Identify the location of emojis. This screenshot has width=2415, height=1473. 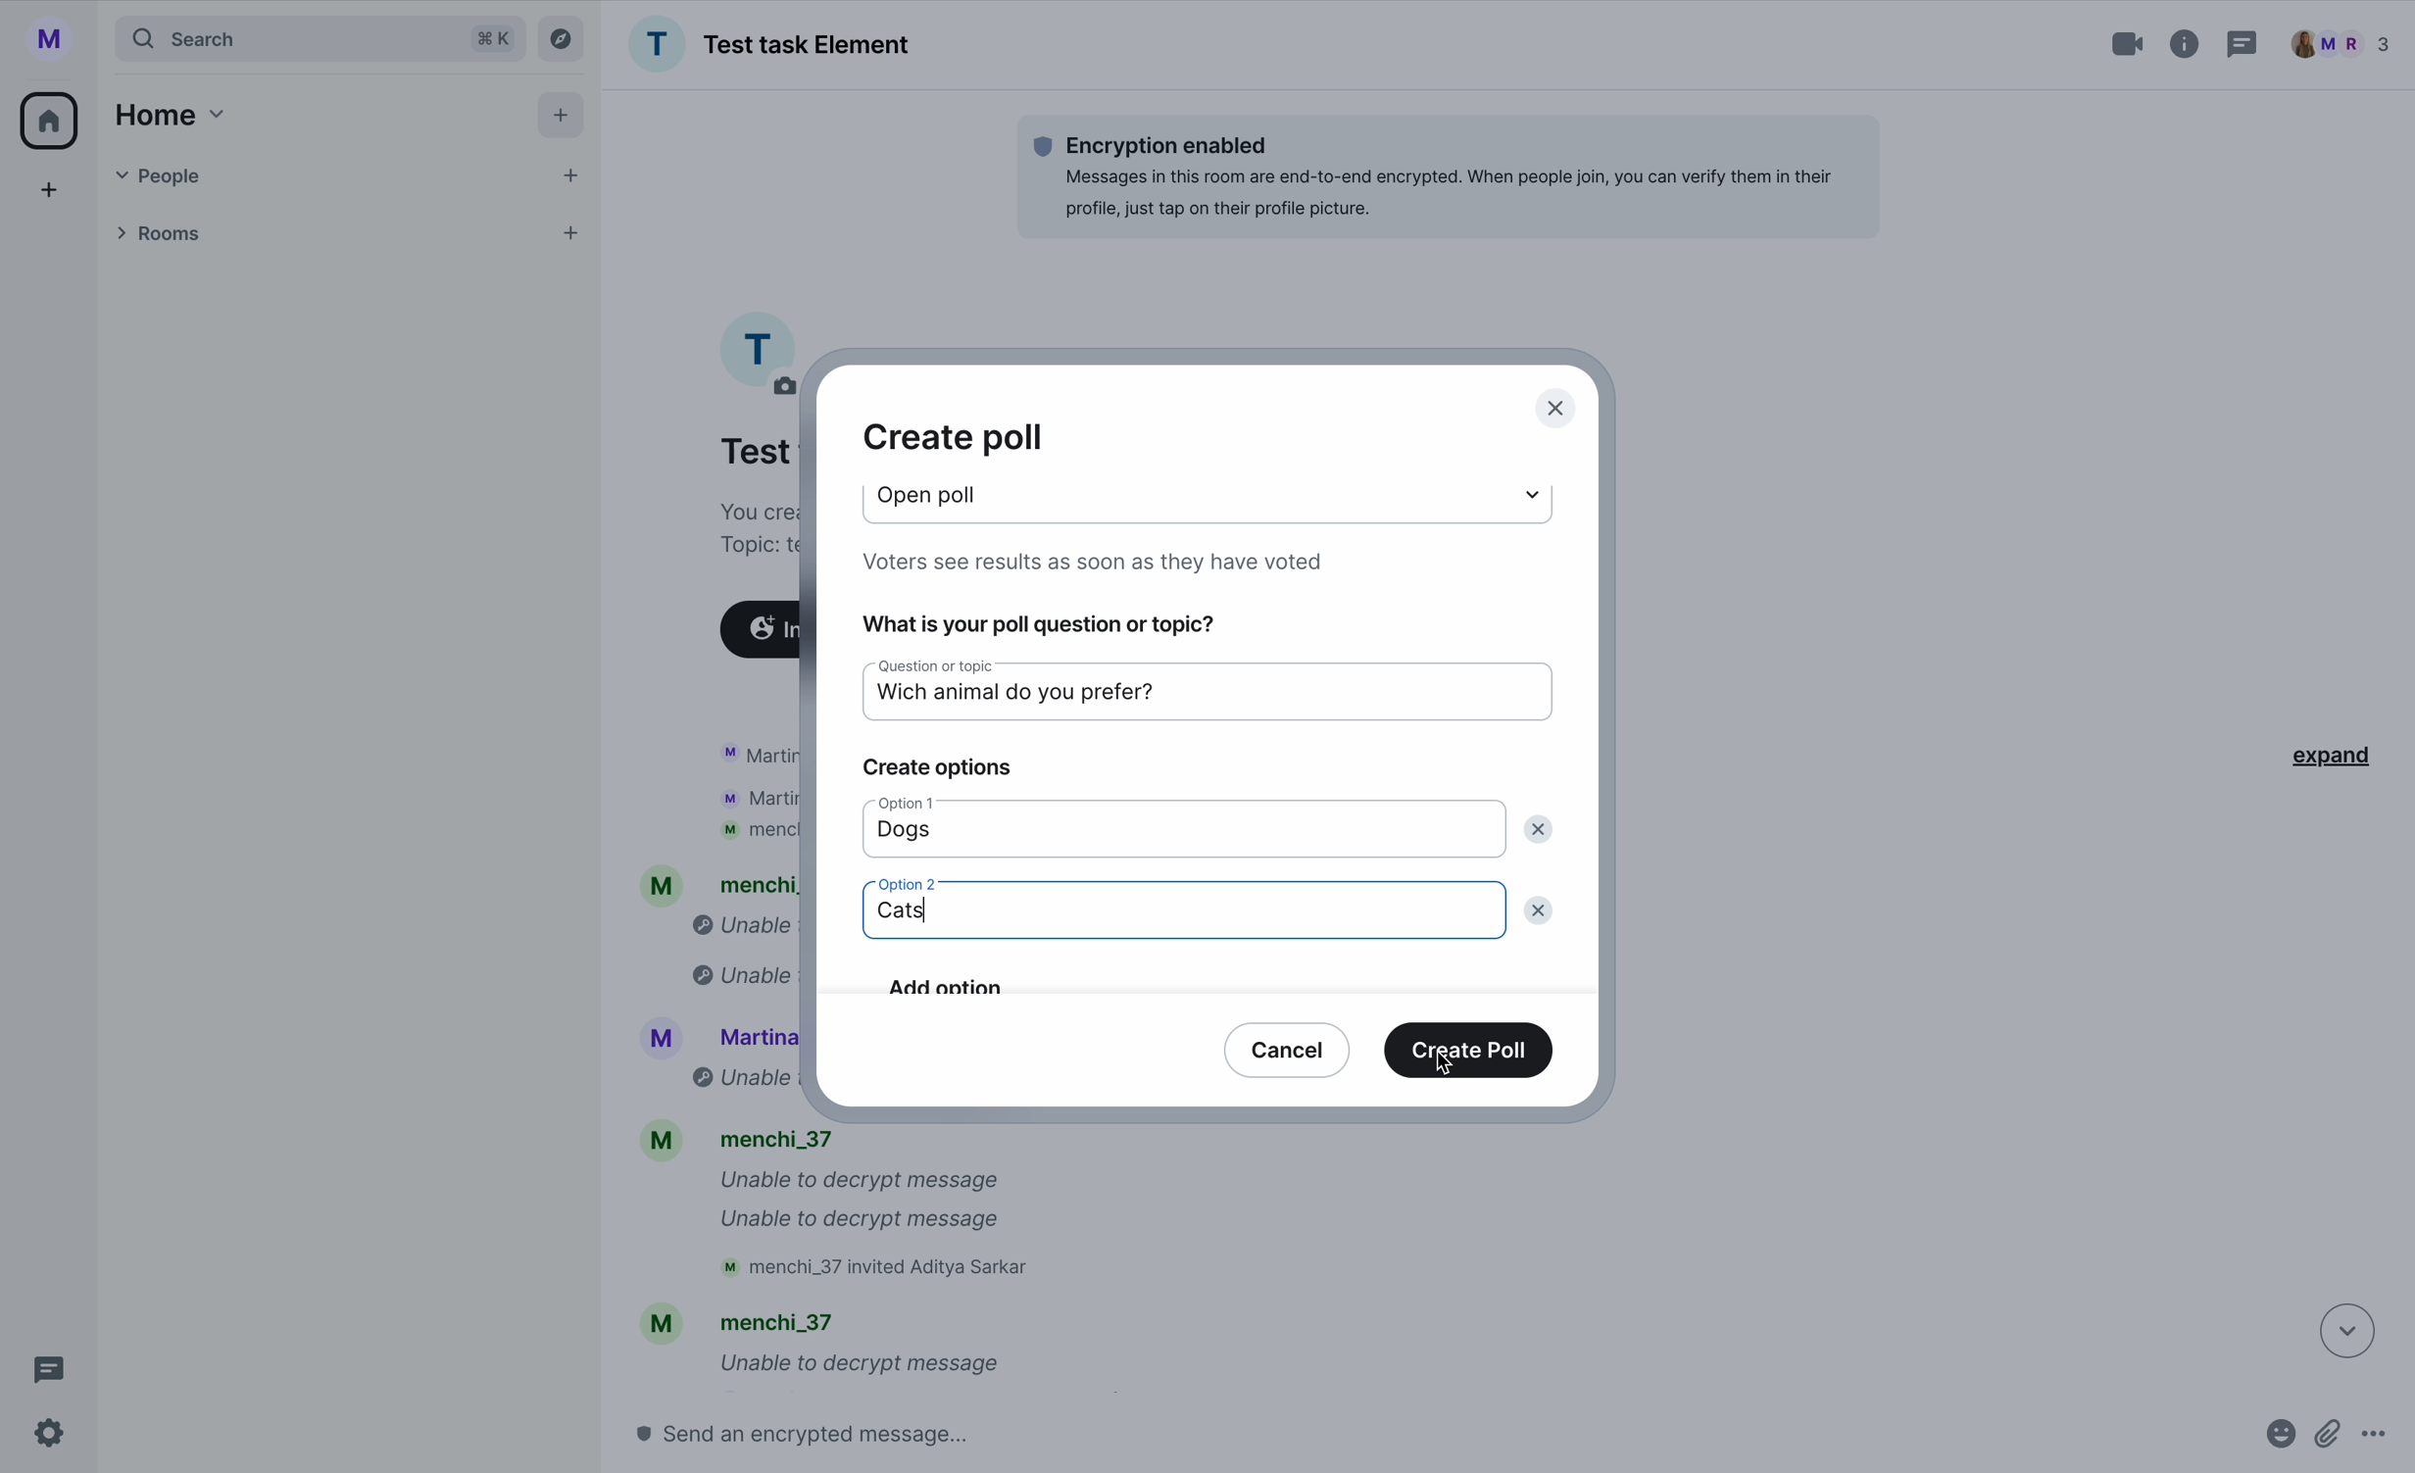
(2276, 1442).